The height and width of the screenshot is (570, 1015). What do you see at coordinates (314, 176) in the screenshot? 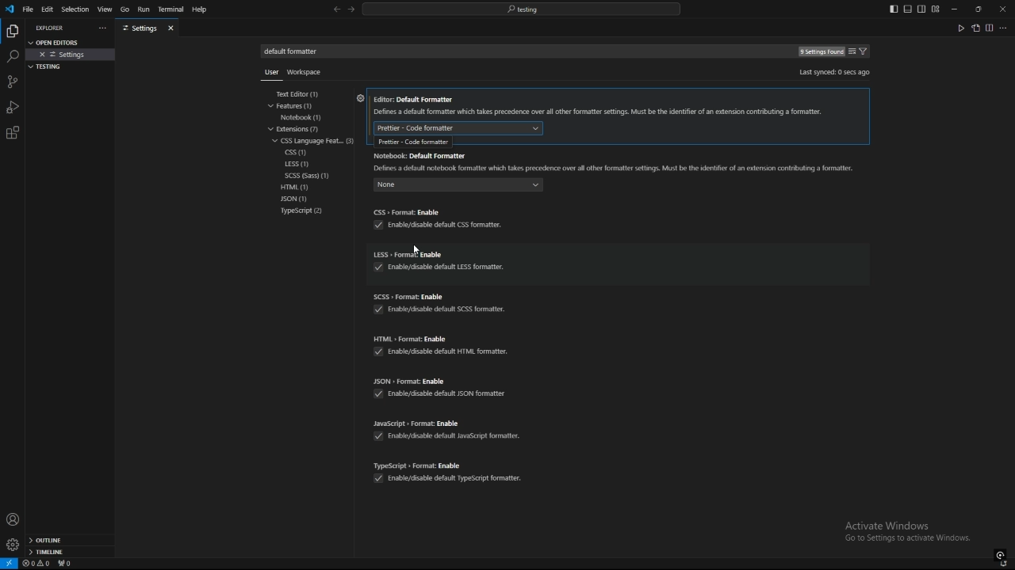
I see `scss` at bounding box center [314, 176].